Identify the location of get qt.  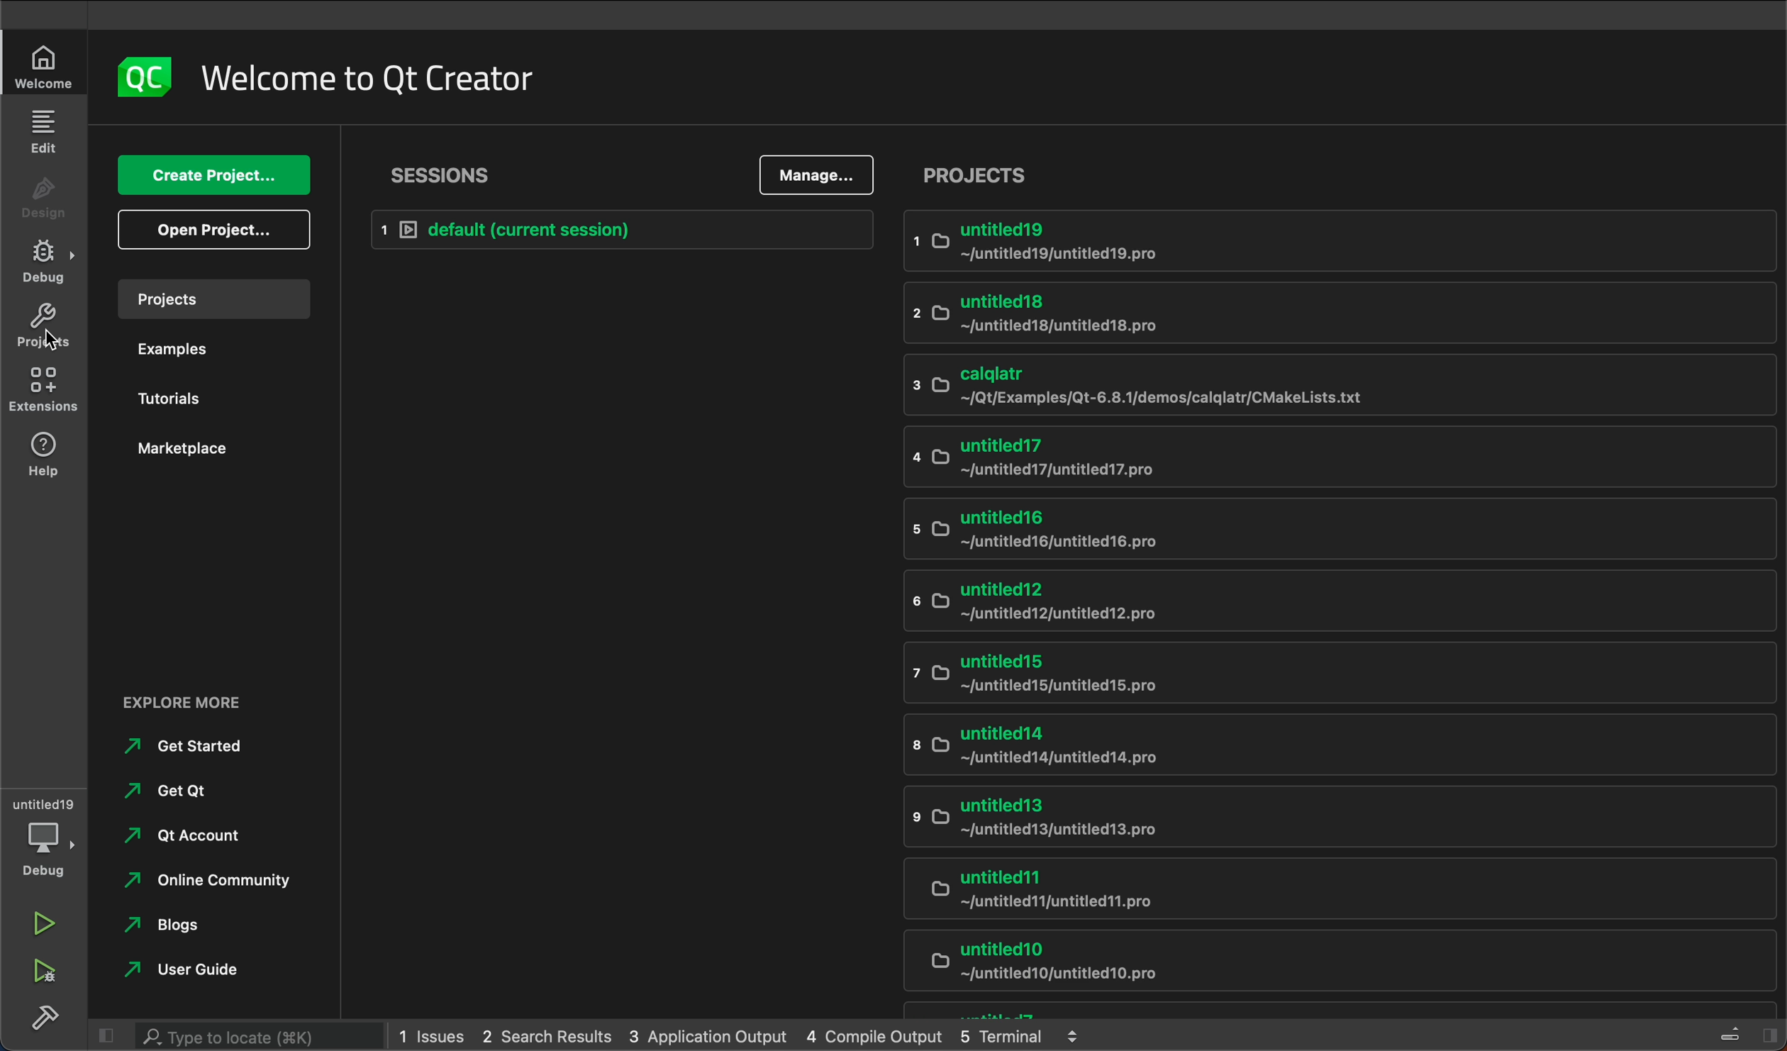
(178, 786).